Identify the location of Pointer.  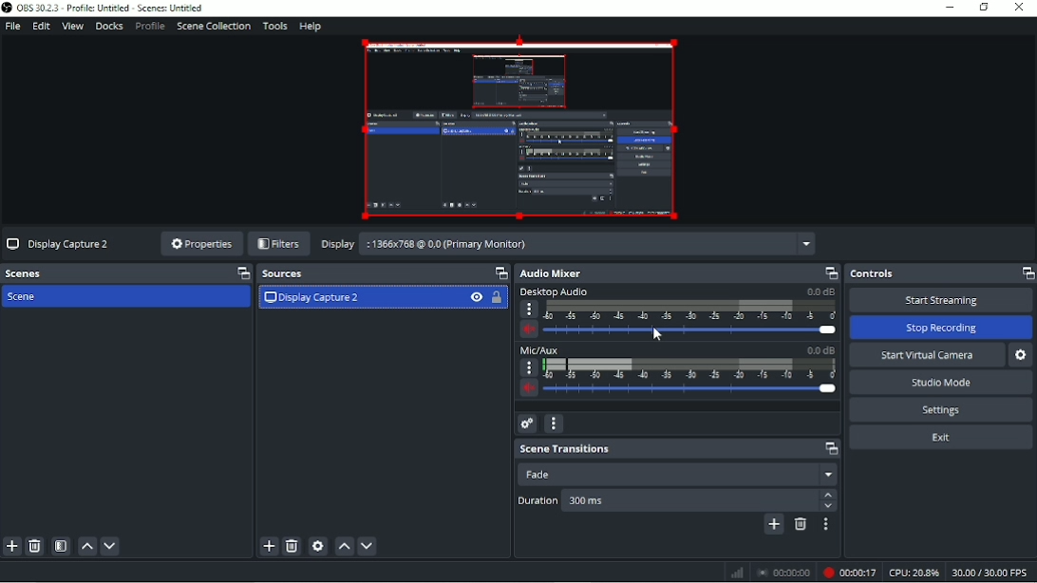
(658, 333).